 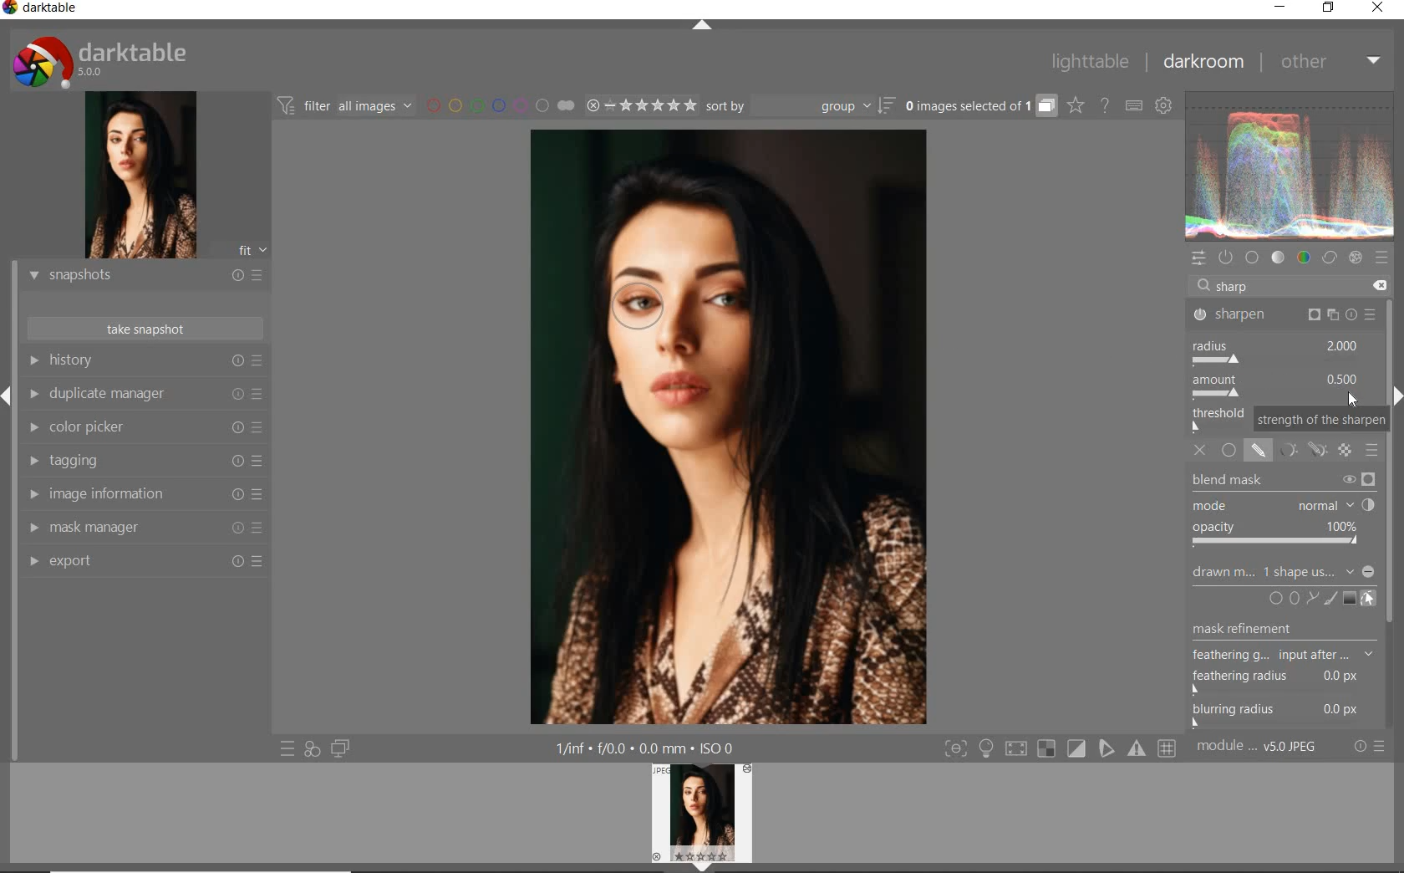 What do you see at coordinates (1090, 63) in the screenshot?
I see `lighttable` at bounding box center [1090, 63].